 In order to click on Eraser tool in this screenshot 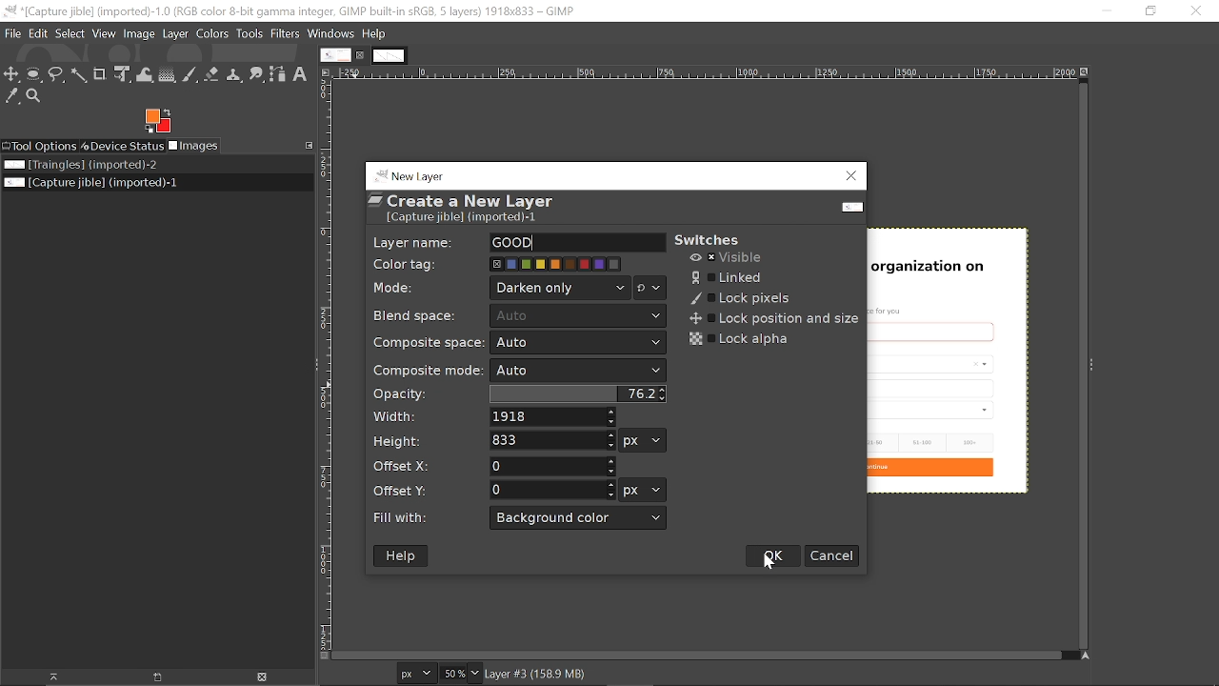, I will do `click(213, 74)`.